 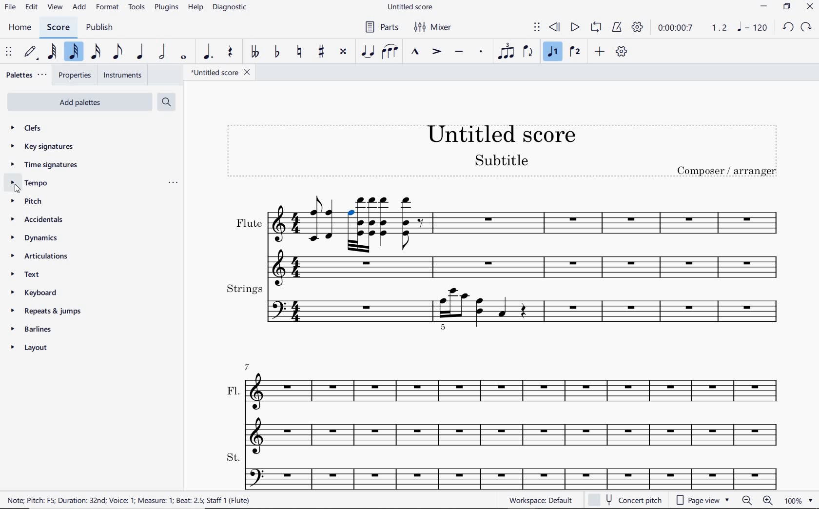 I want to click on LOOP PLAYBACK, so click(x=596, y=28).